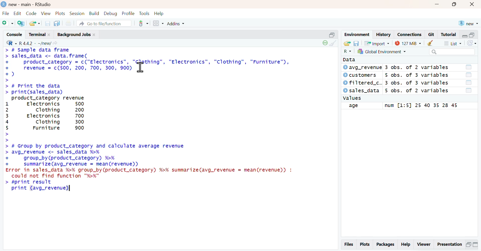  What do you see at coordinates (347, 51) in the screenshot?
I see `Select Language - R` at bounding box center [347, 51].